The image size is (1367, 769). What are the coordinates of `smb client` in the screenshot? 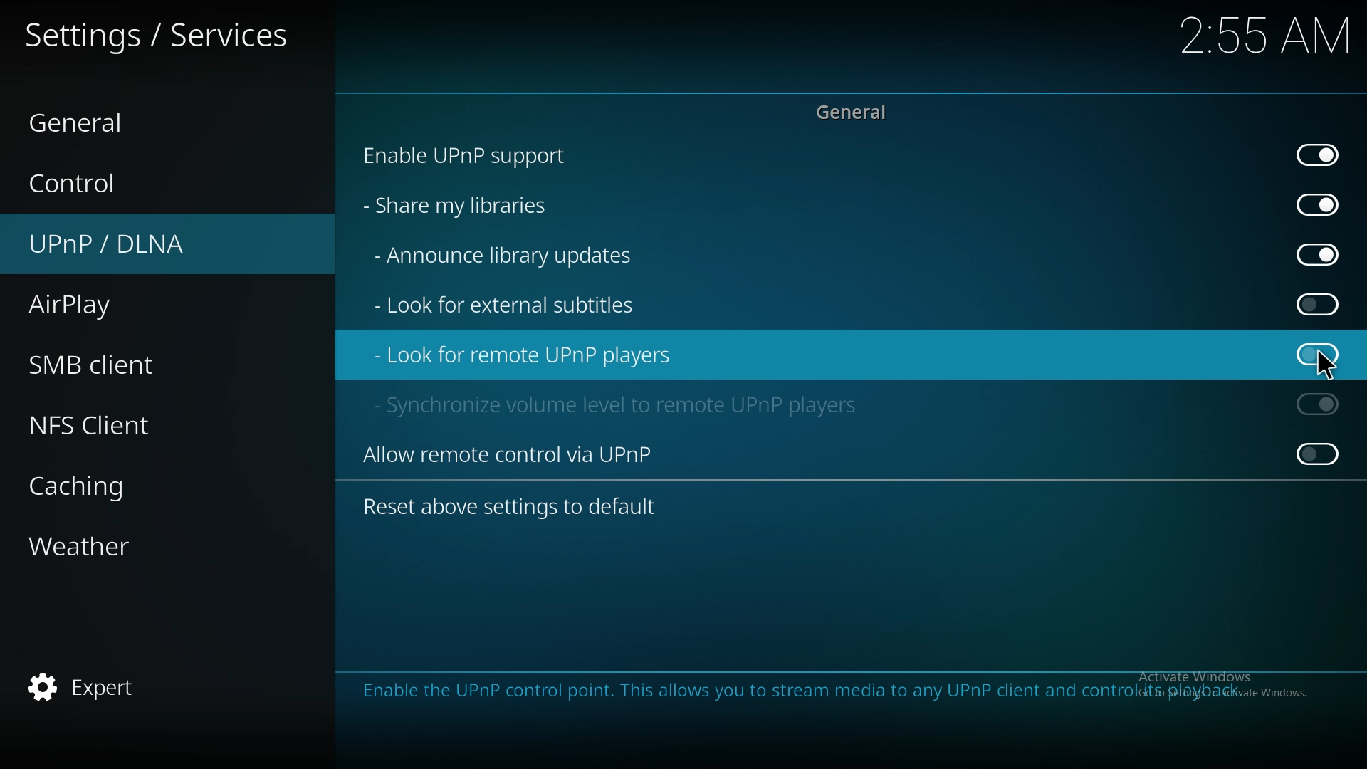 It's located at (114, 365).